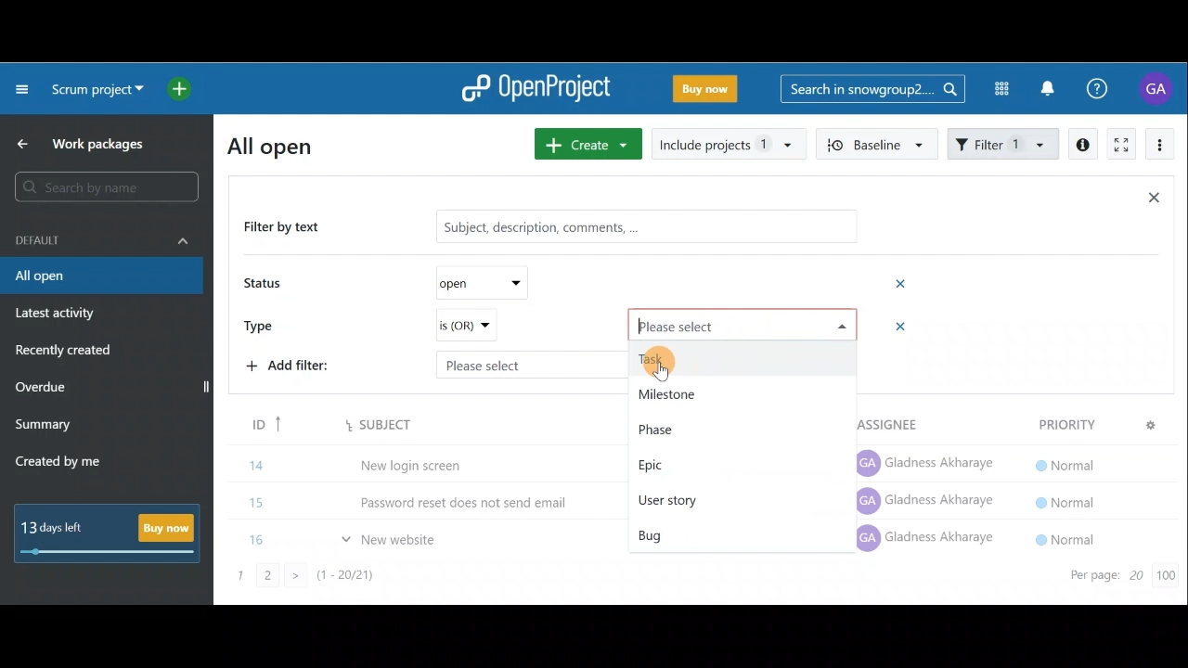 The height and width of the screenshot is (668, 1188). I want to click on Please select, so click(744, 324).